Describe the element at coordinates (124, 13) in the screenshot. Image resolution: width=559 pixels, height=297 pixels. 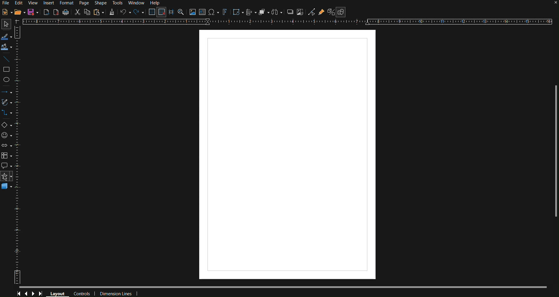
I see `Undo` at that location.